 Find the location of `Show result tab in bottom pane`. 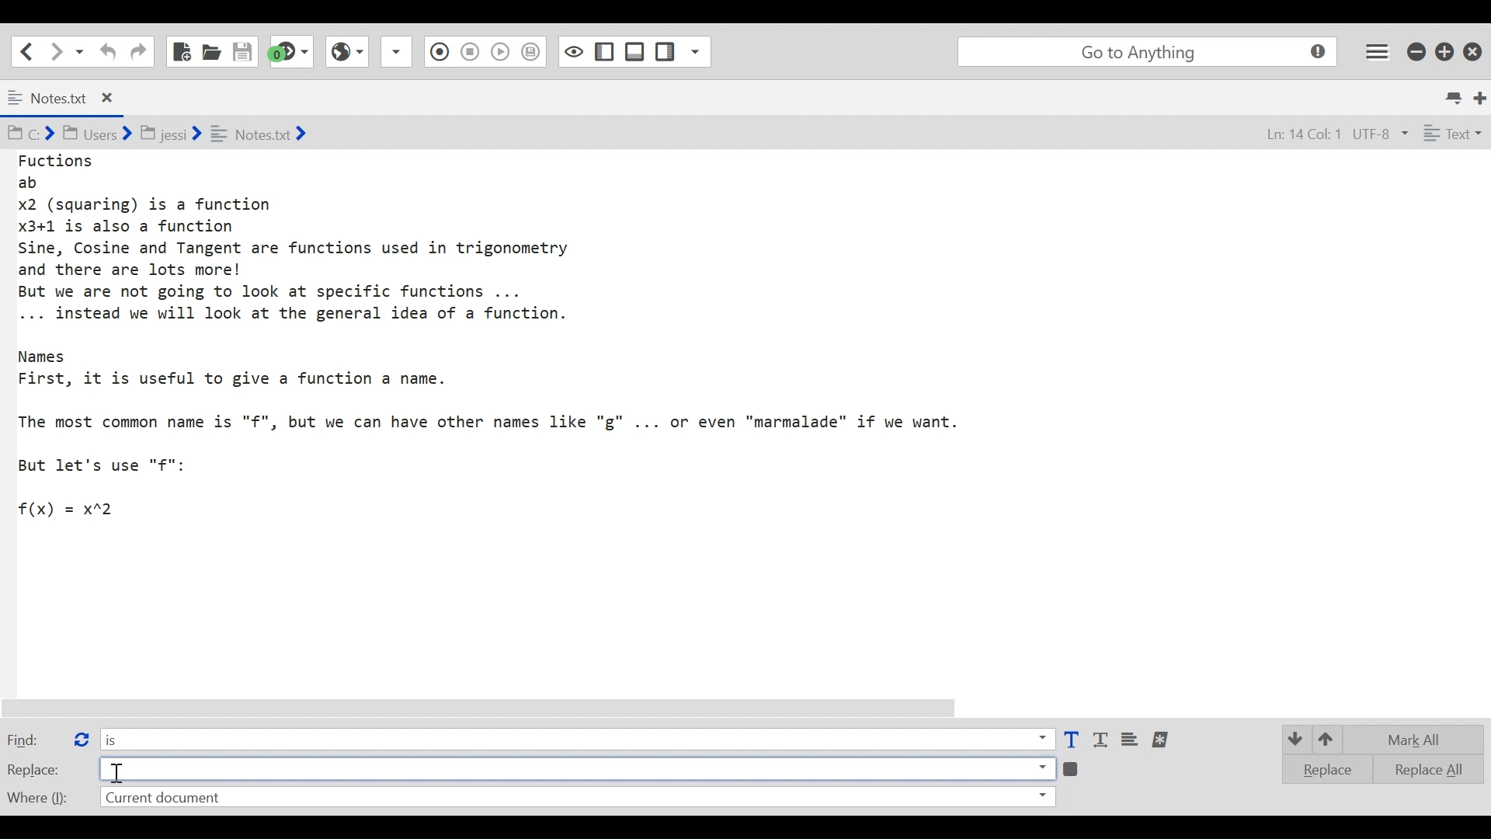

Show result tab in bottom pane is located at coordinates (1073, 768).